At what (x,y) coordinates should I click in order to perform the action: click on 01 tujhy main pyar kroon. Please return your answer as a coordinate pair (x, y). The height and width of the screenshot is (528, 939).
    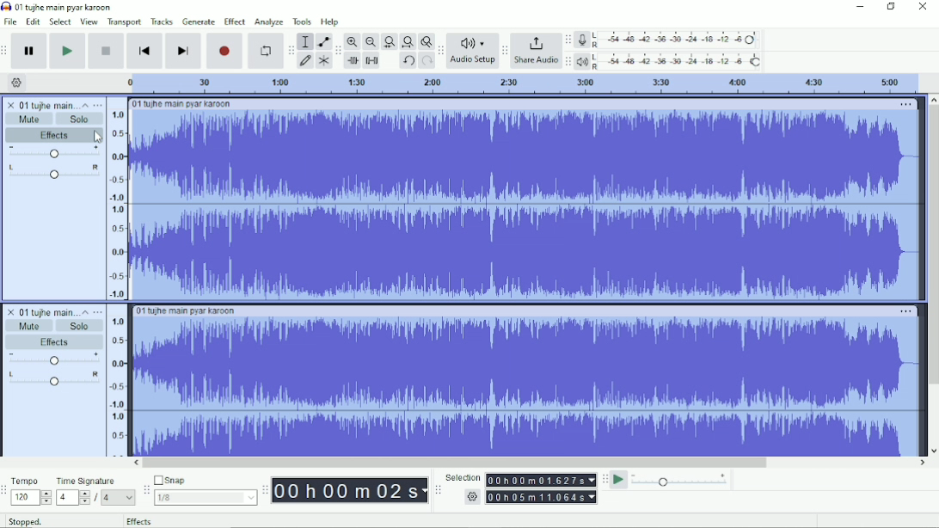
    Looking at the image, I should click on (181, 104).